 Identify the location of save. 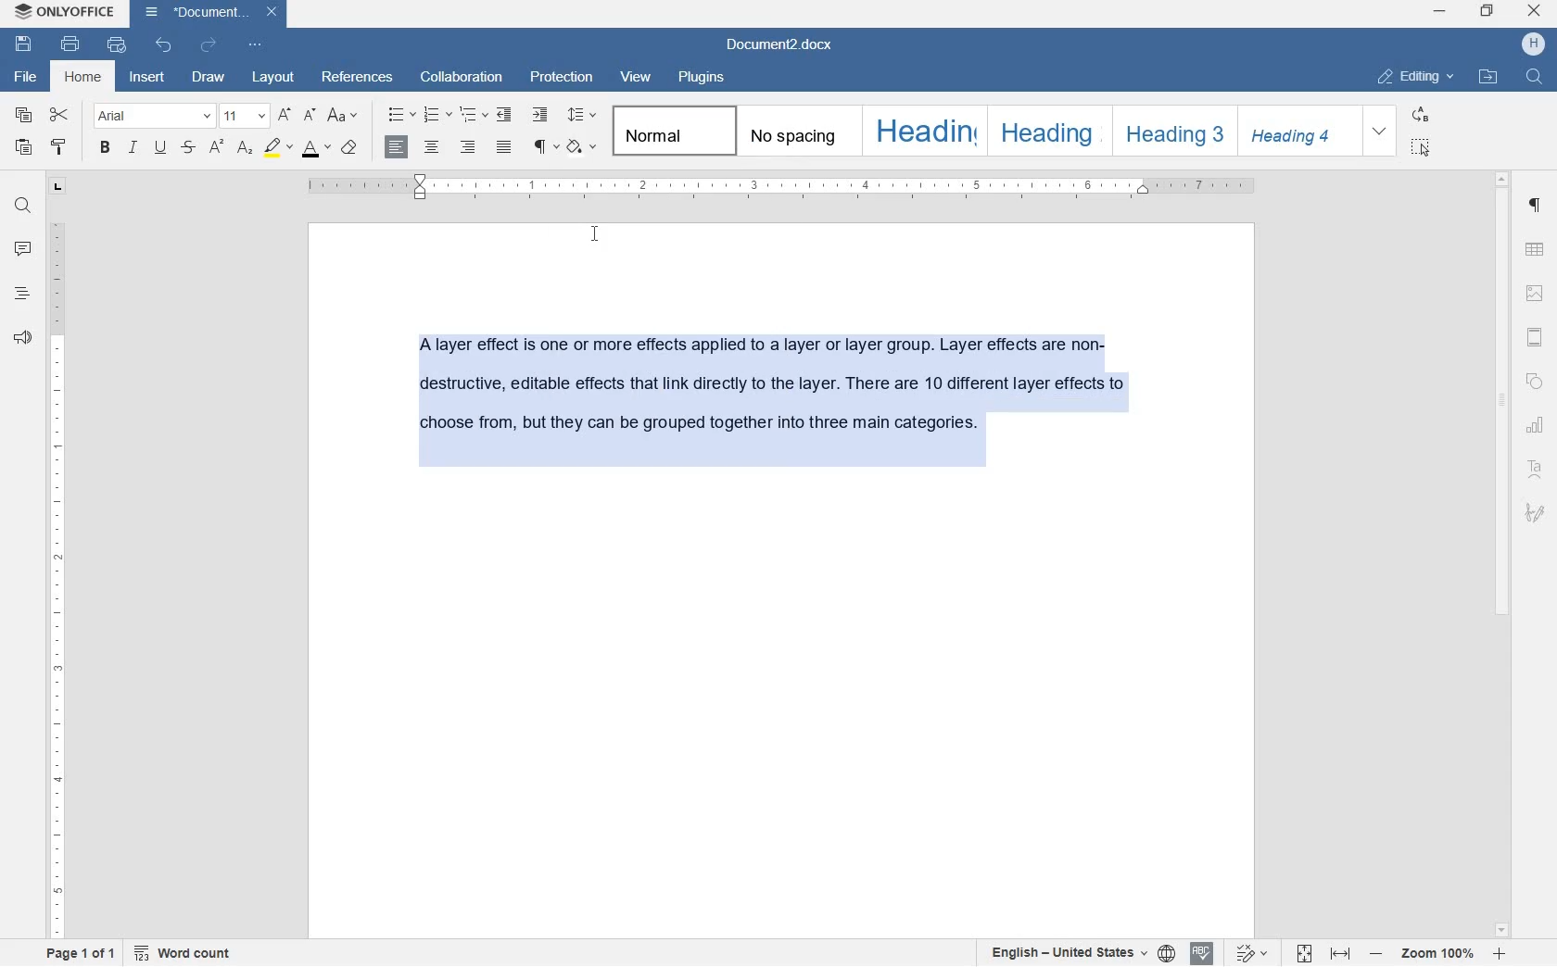
(24, 45).